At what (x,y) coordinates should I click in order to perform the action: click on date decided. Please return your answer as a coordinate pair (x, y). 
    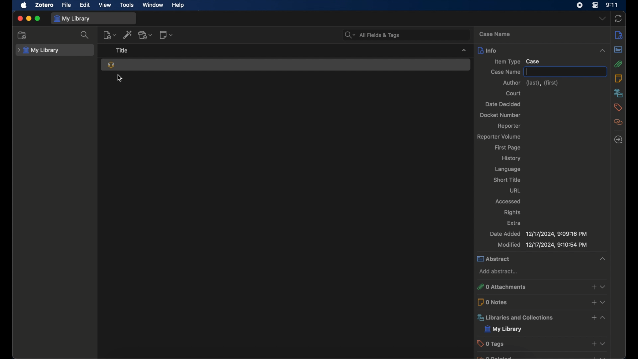
    Looking at the image, I should click on (504, 104).